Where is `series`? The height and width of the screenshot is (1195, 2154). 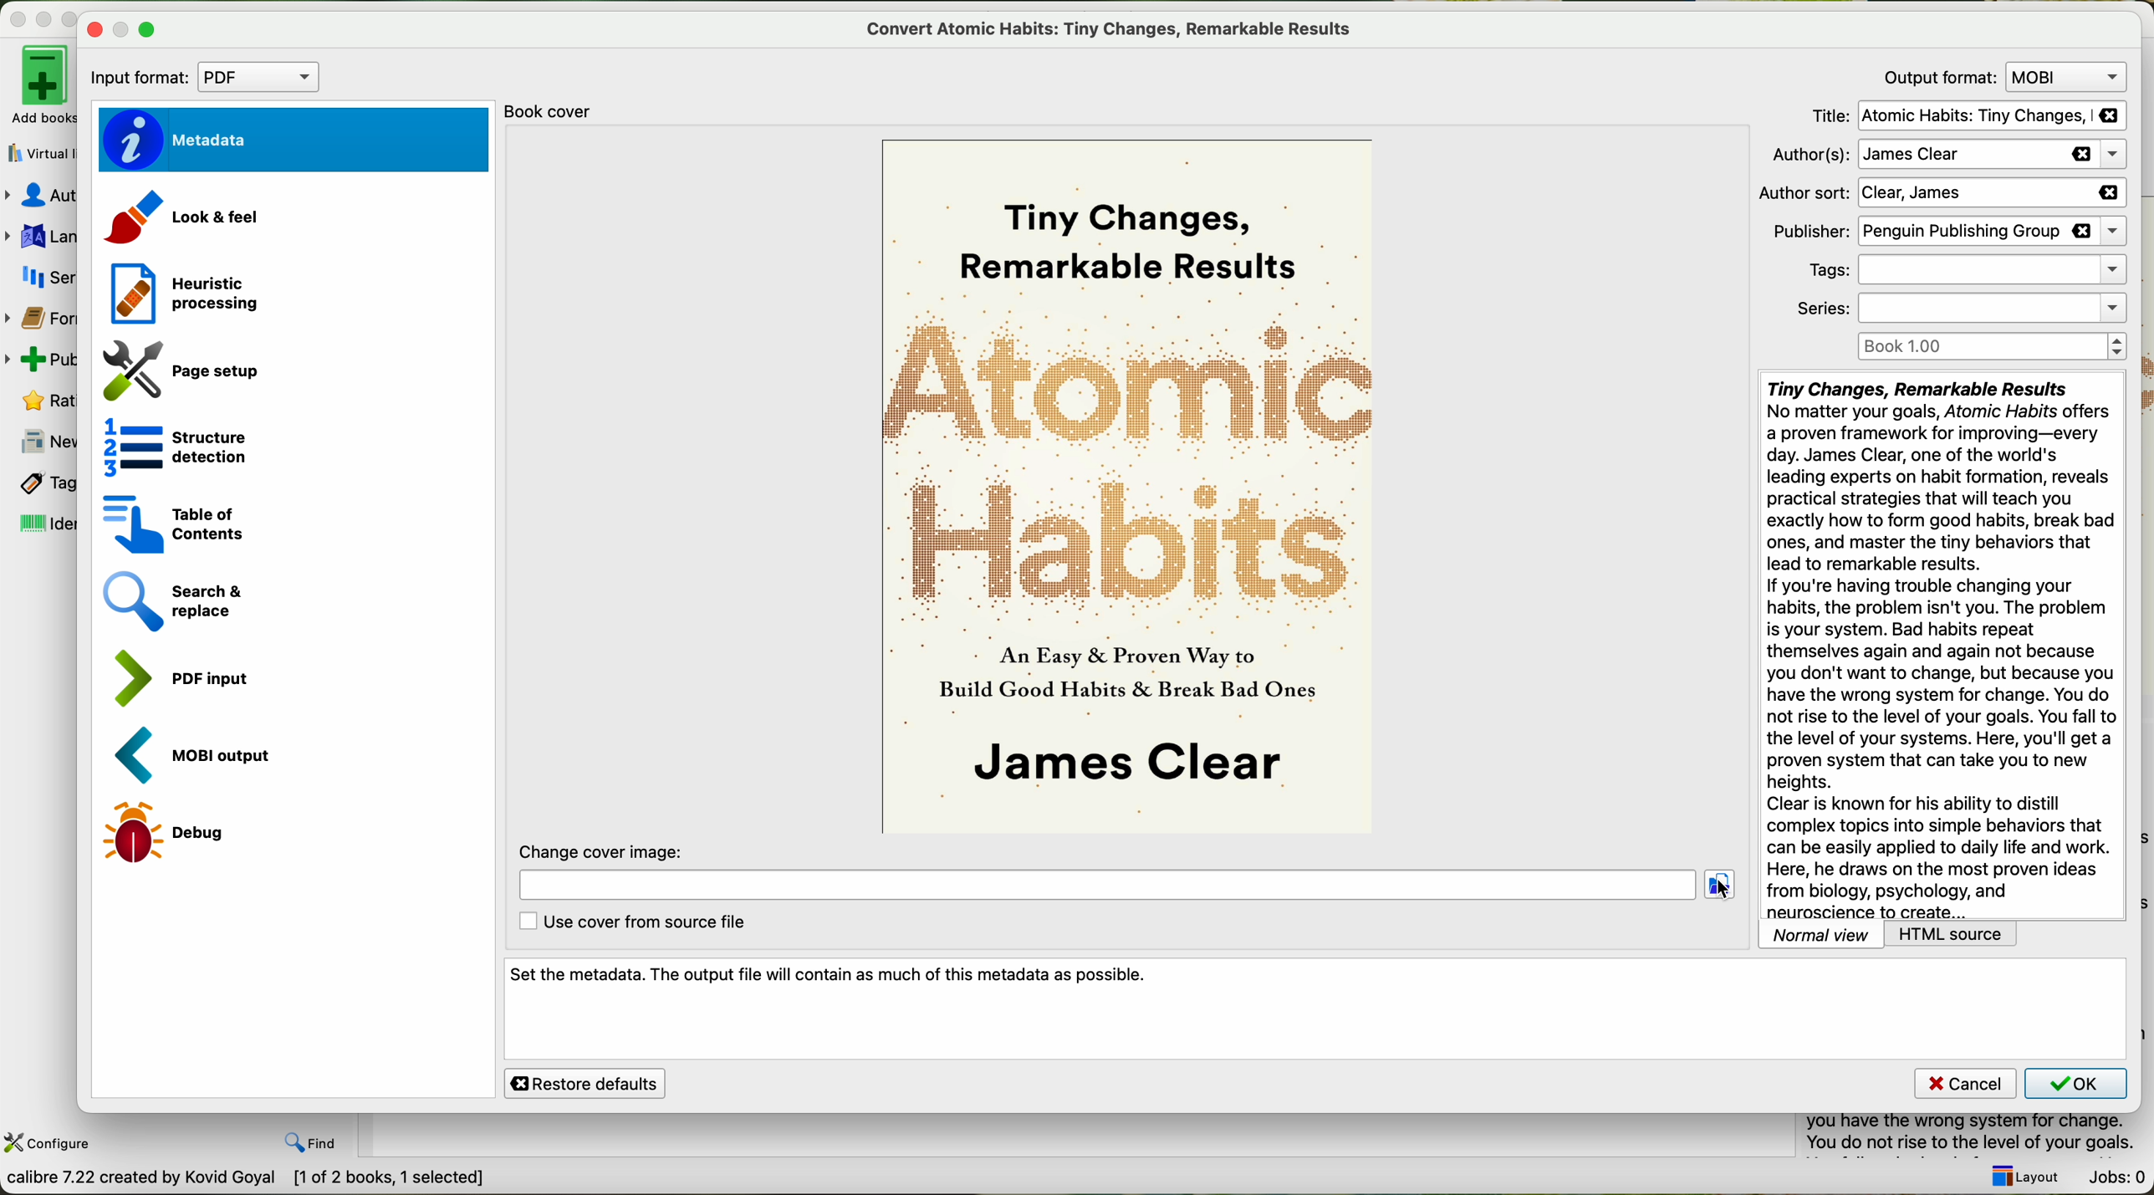 series is located at coordinates (1962, 309).